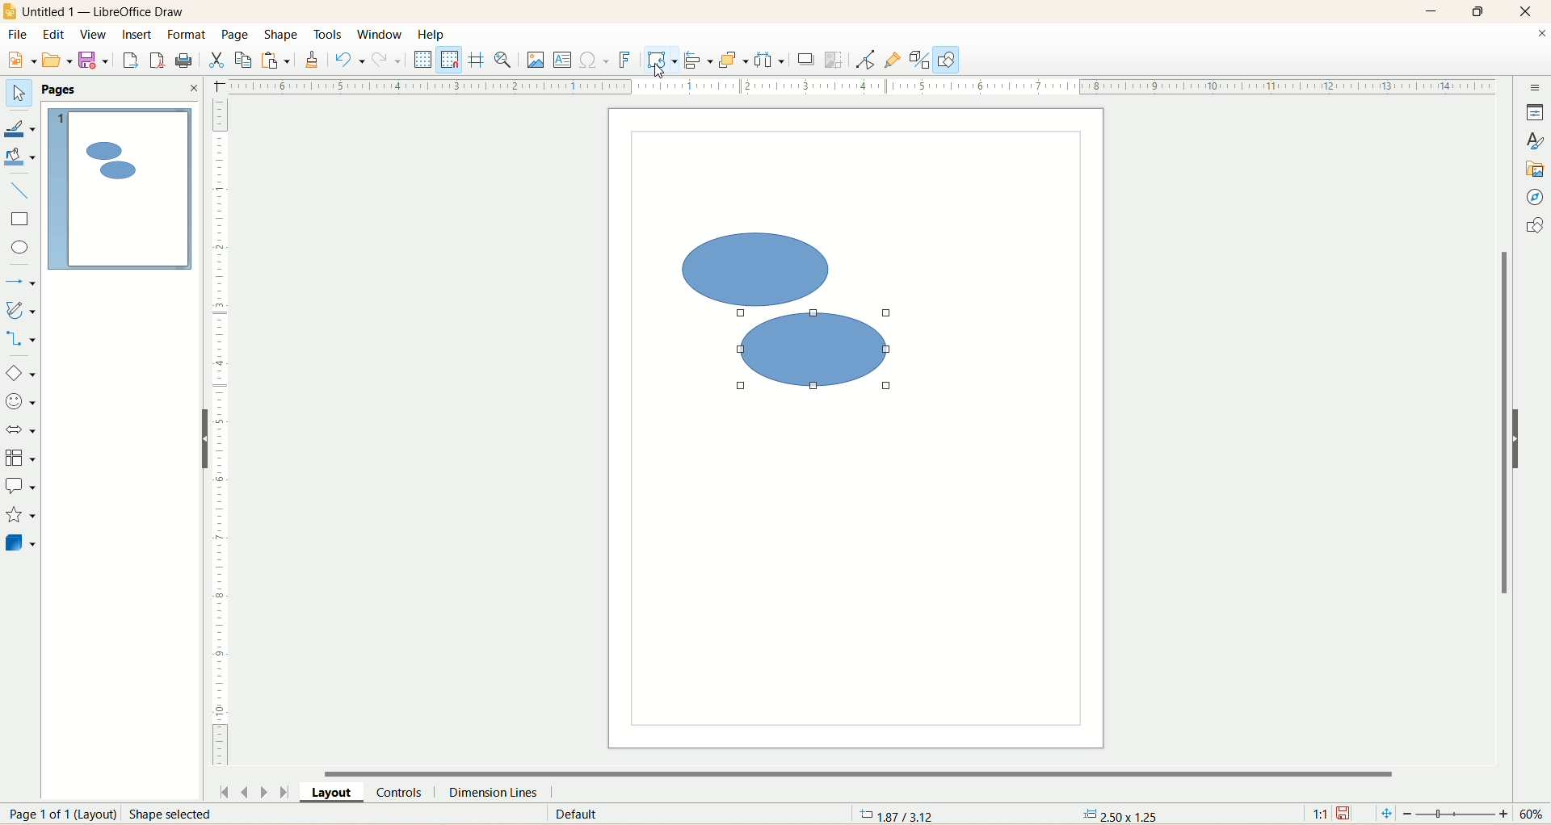 This screenshot has height=825, width=1551. What do you see at coordinates (733, 61) in the screenshot?
I see `arrange` at bounding box center [733, 61].